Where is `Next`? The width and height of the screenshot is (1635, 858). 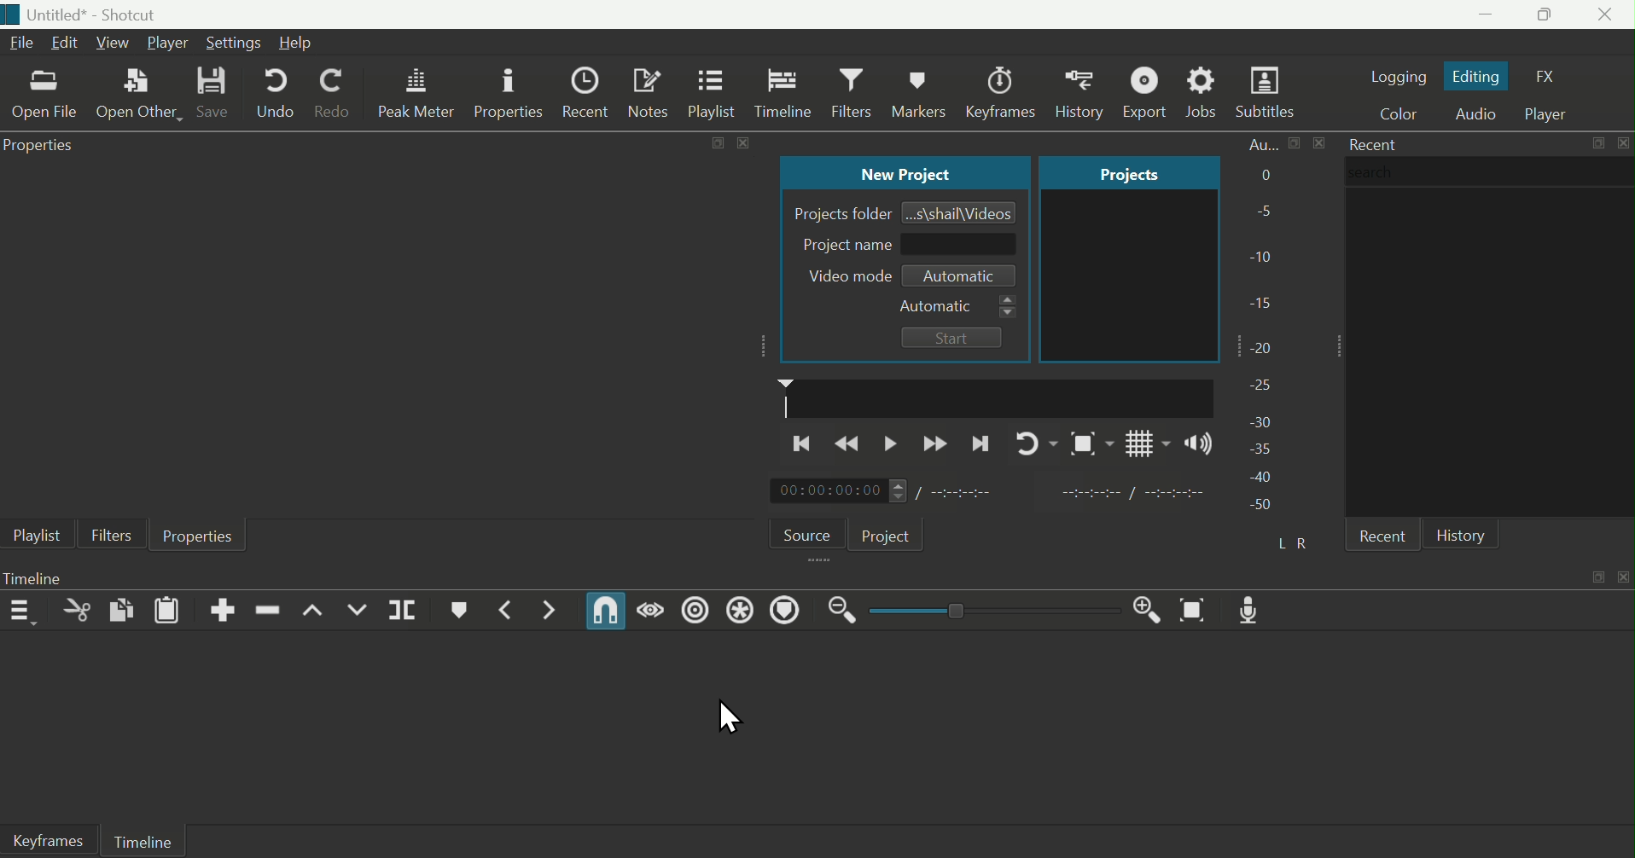 Next is located at coordinates (981, 441).